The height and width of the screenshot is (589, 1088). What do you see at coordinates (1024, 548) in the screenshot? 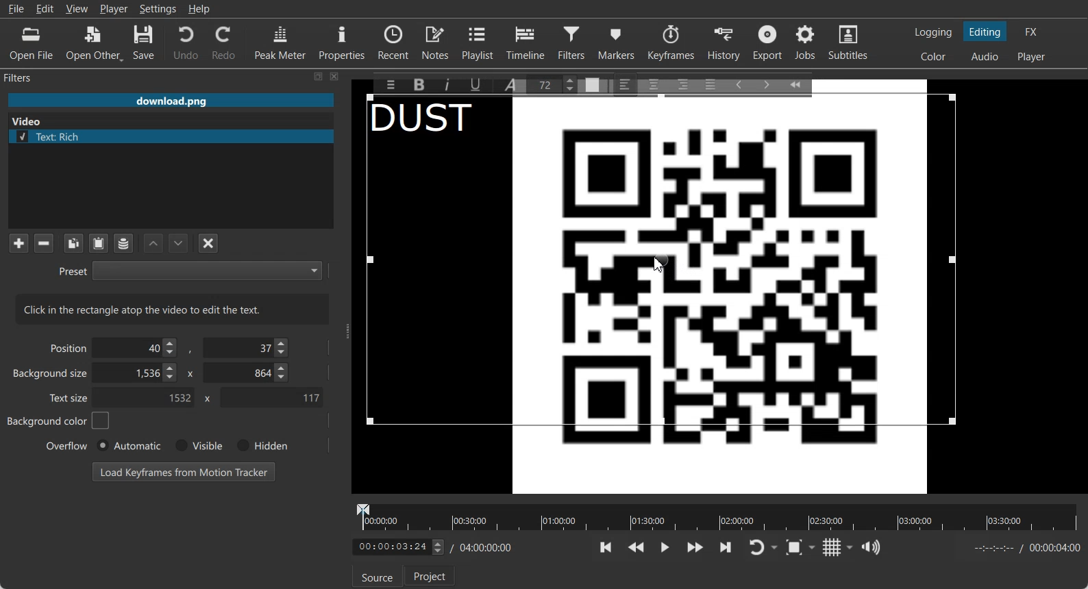
I see `End time ` at bounding box center [1024, 548].